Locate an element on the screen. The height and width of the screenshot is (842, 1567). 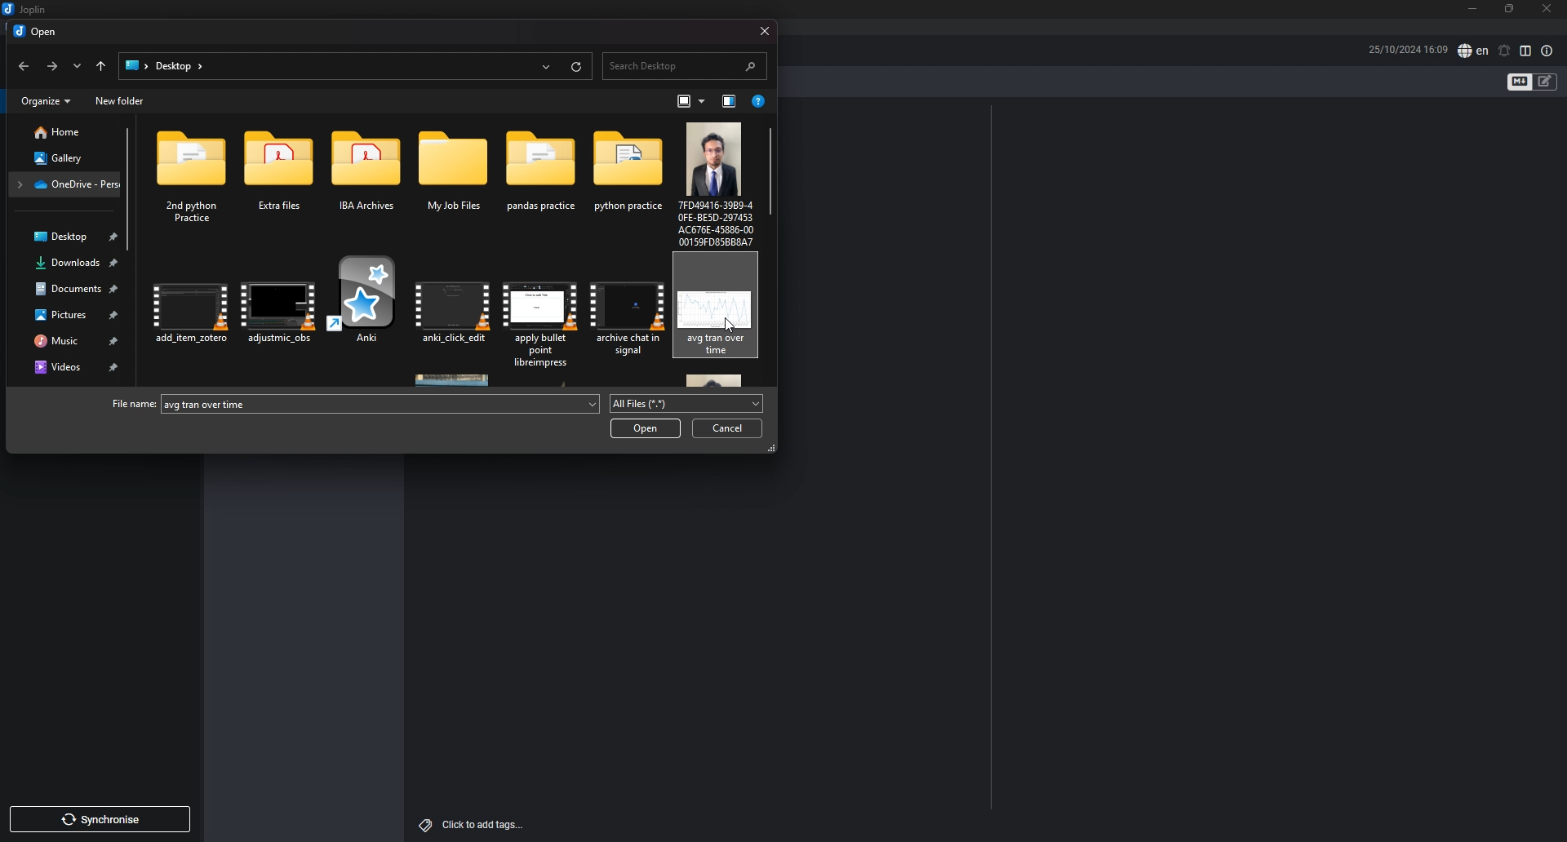
adjustment_abs is located at coordinates (279, 316).